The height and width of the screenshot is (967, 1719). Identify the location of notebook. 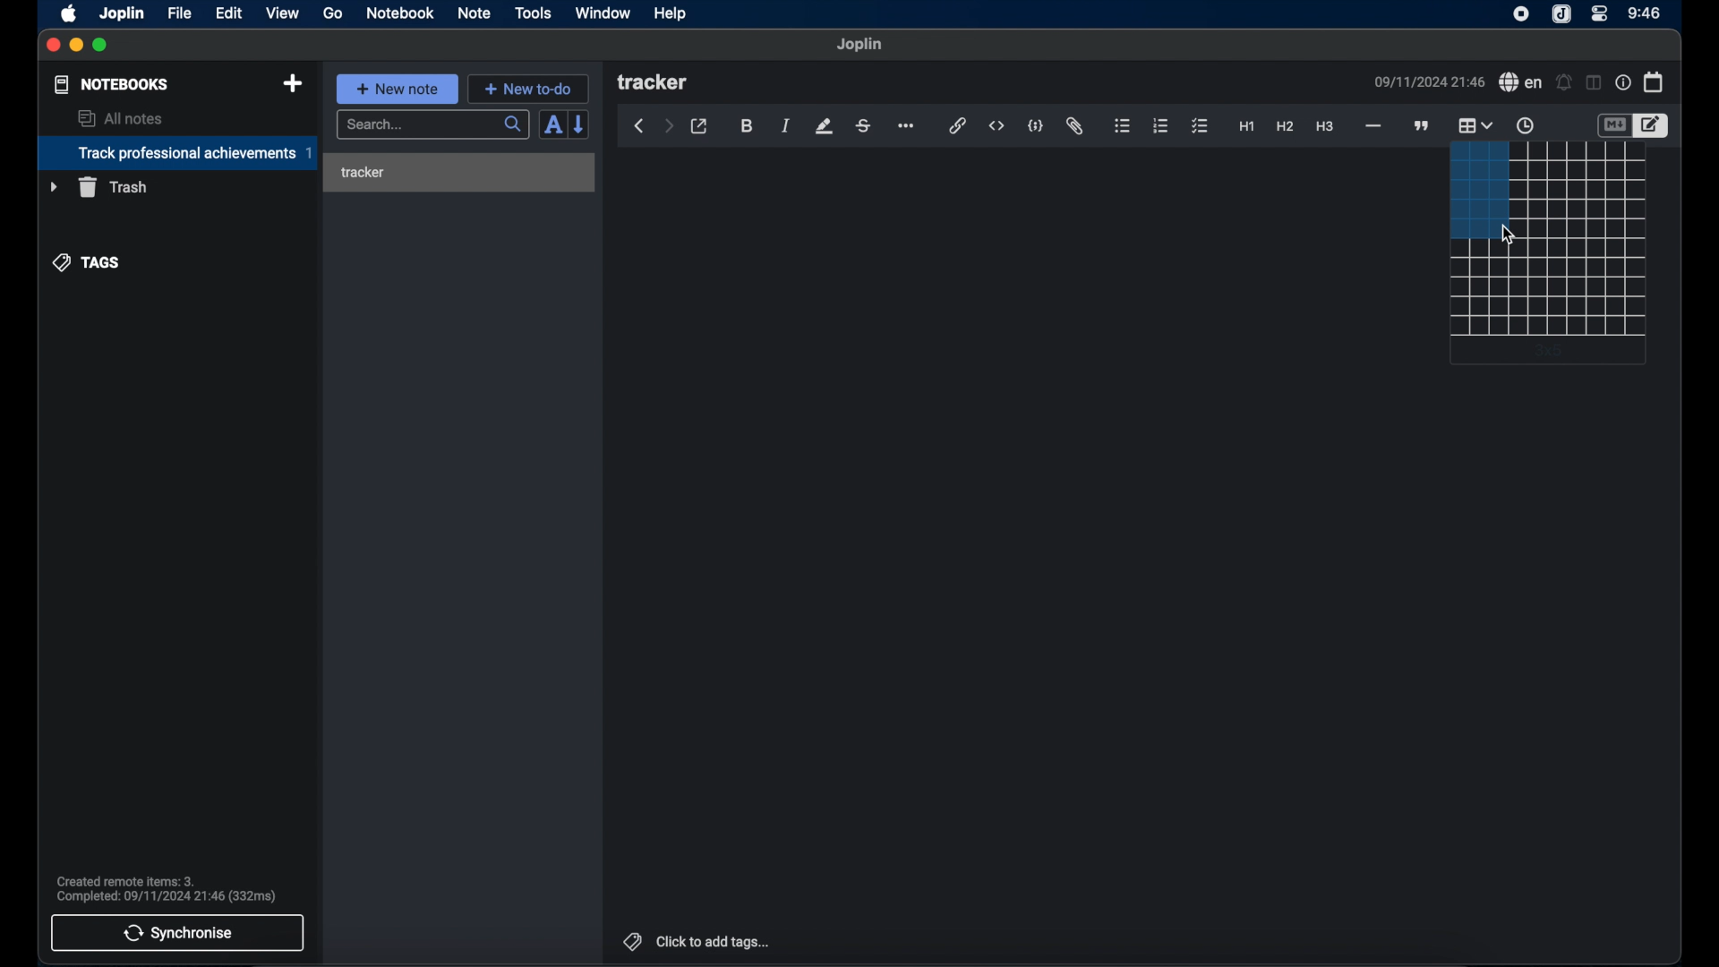
(400, 13).